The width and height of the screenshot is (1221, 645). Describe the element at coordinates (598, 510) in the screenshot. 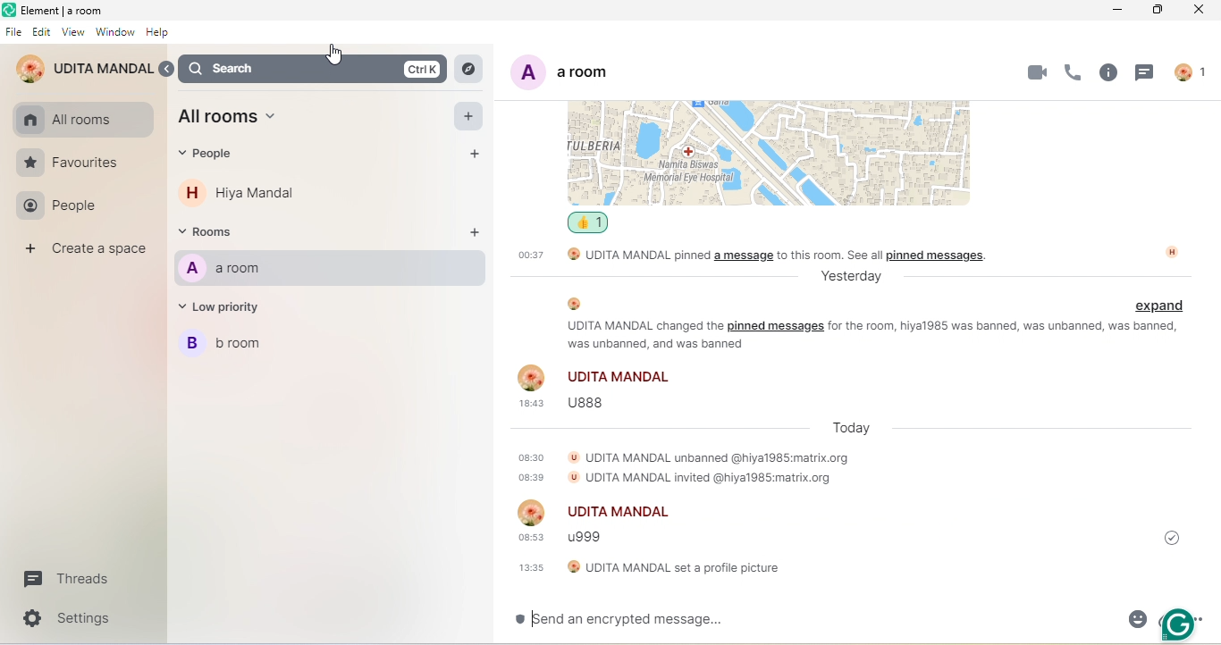

I see `UDITA MANDAL` at that location.